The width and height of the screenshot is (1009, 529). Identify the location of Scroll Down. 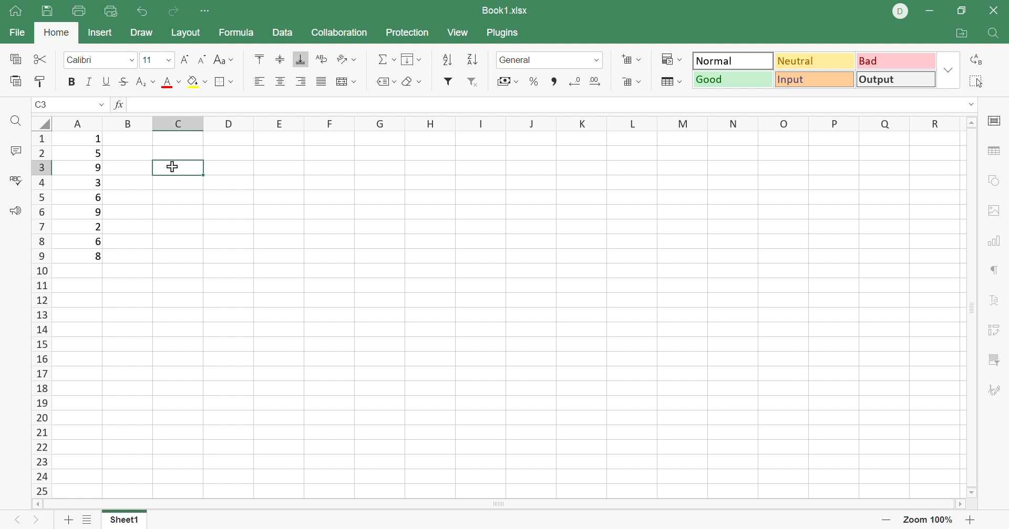
(971, 492).